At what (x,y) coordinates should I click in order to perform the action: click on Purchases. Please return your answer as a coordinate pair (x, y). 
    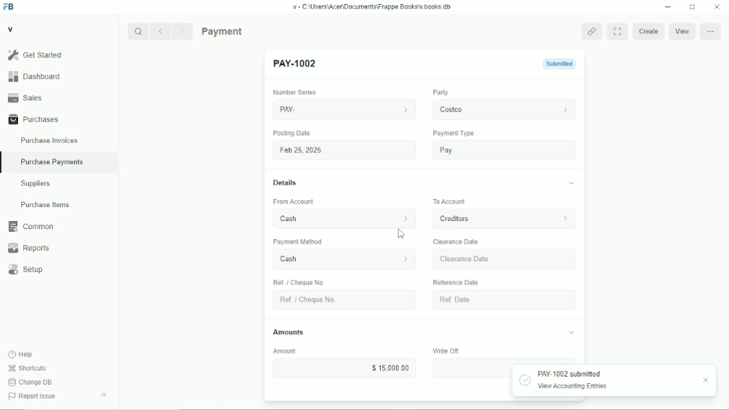
    Looking at the image, I should click on (59, 119).